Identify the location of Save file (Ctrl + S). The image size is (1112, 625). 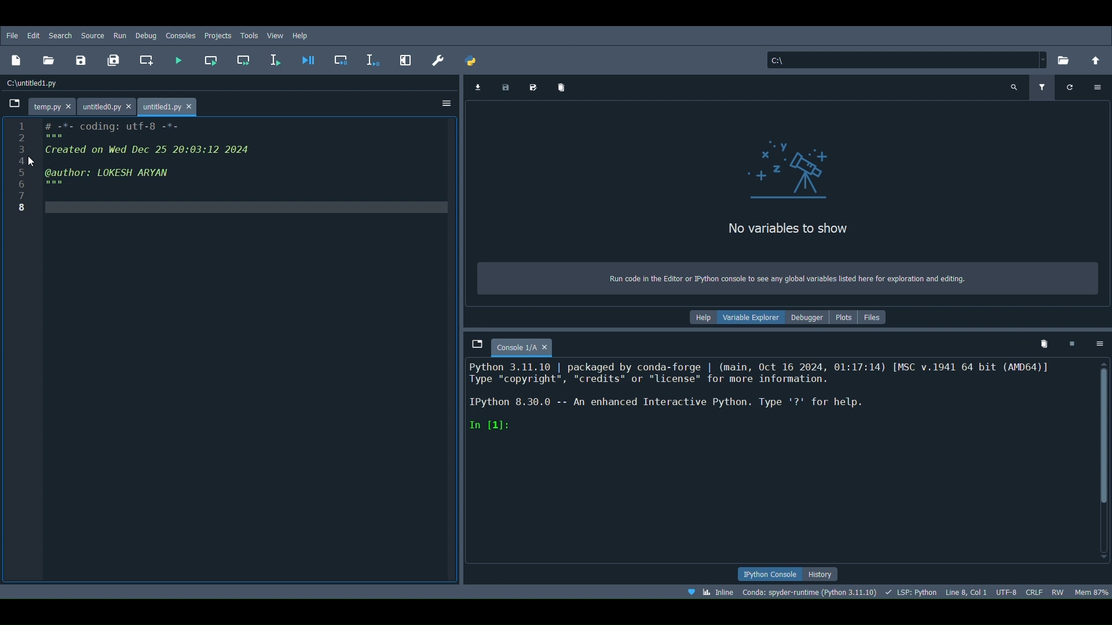
(84, 60).